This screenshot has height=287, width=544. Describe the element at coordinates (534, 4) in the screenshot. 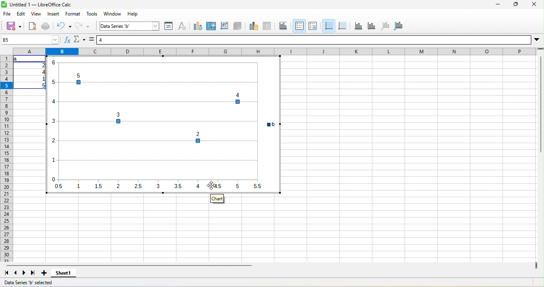

I see `close` at that location.